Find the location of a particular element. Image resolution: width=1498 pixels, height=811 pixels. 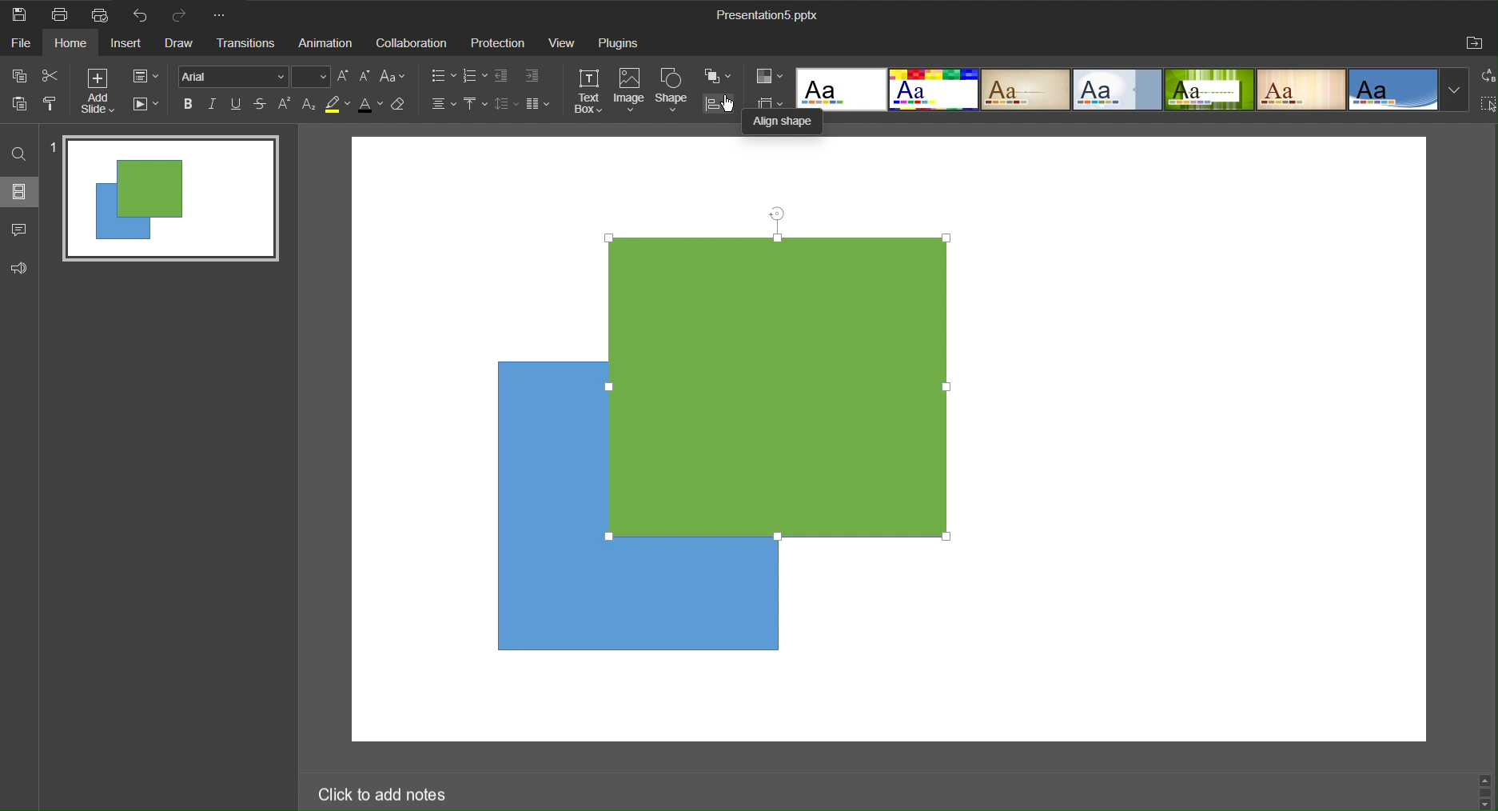

scrollbar is located at coordinates (1486, 790).